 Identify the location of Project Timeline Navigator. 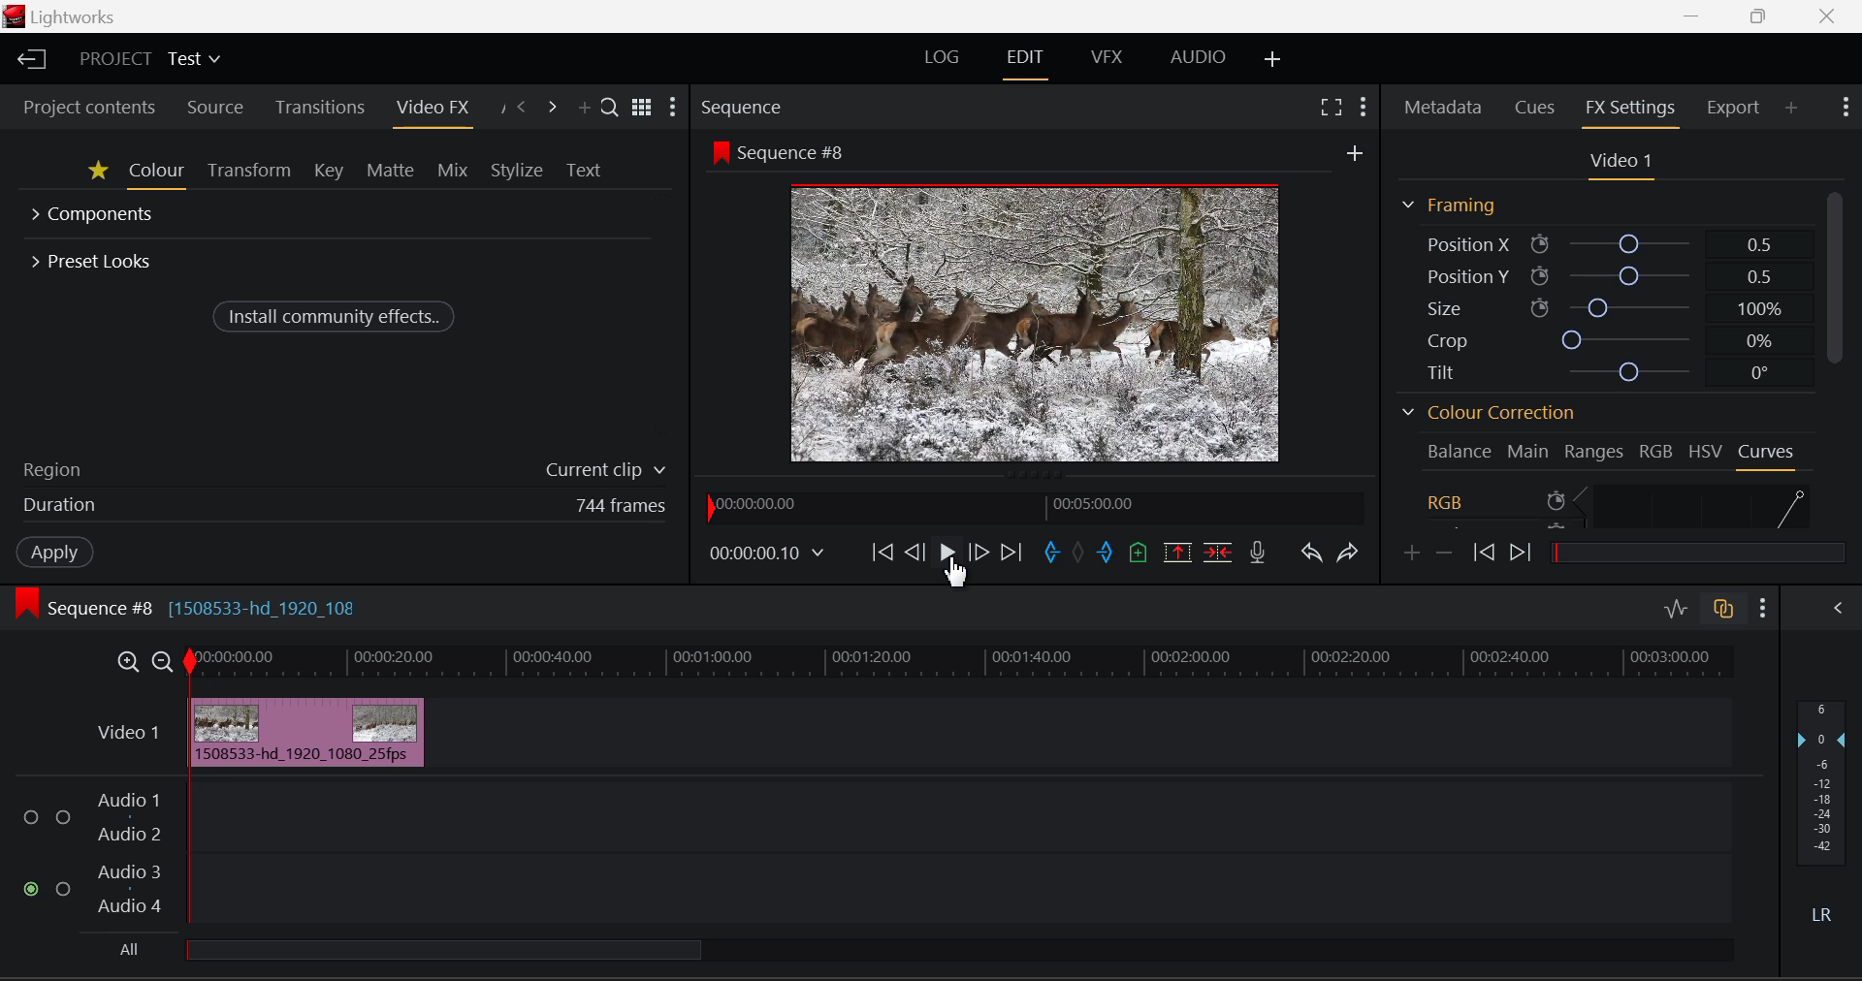
(1035, 506).